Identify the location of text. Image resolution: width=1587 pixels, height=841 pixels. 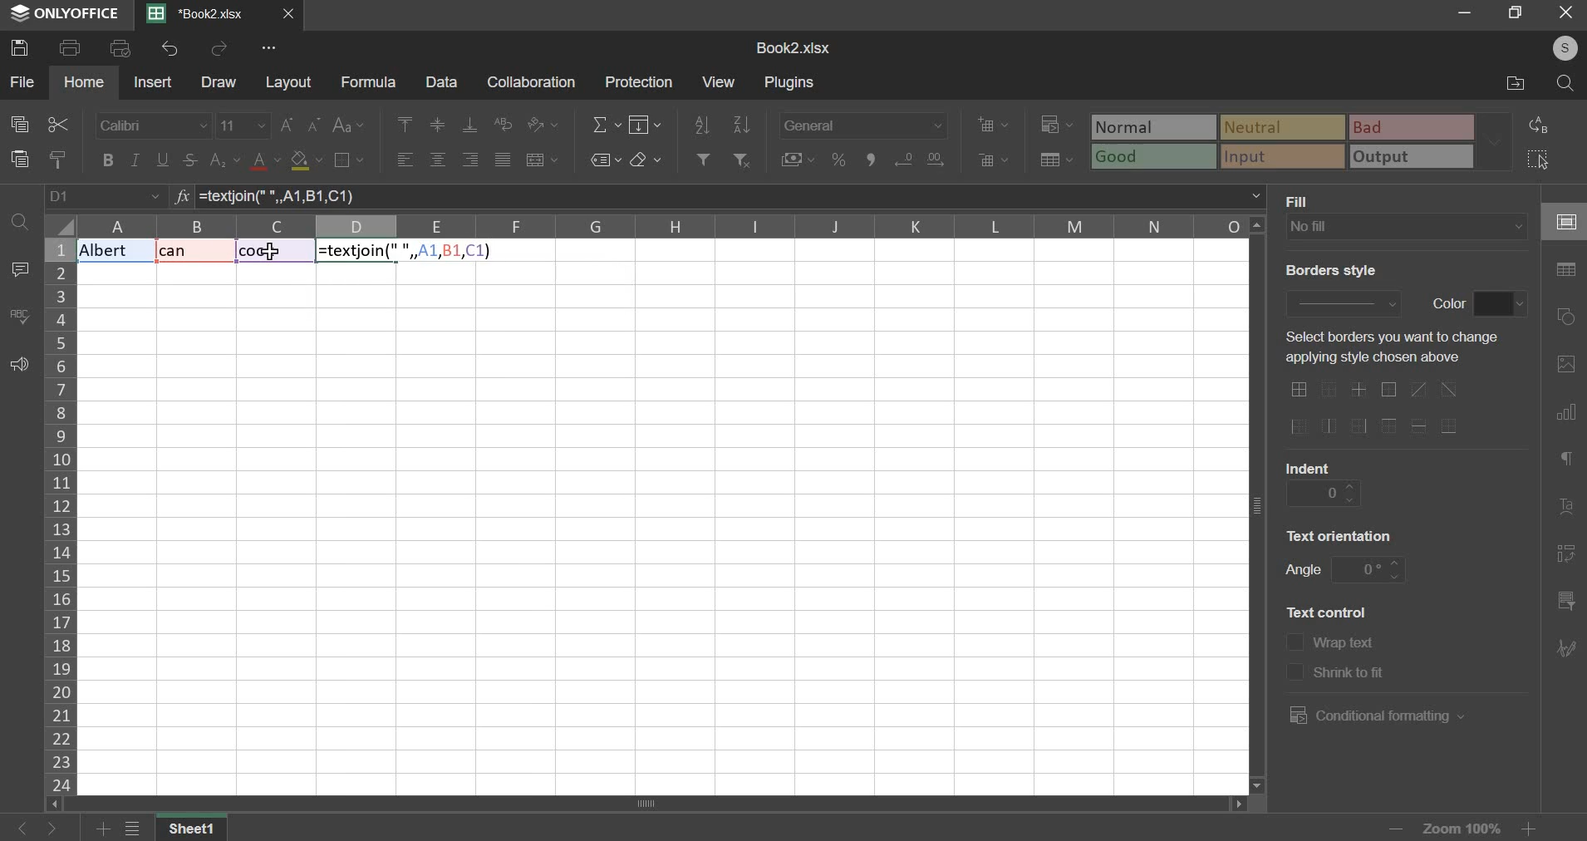
(1448, 302).